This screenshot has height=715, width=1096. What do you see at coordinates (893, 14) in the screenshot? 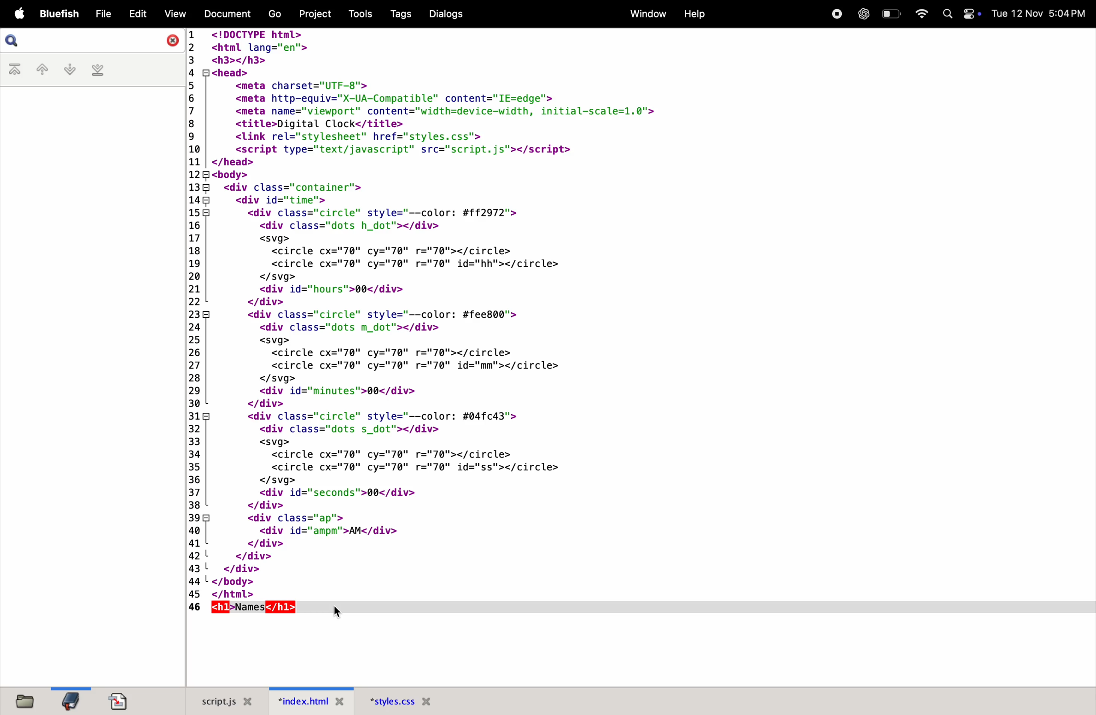
I see `battery` at bounding box center [893, 14].